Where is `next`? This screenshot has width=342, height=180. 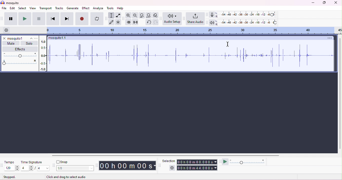
next is located at coordinates (67, 18).